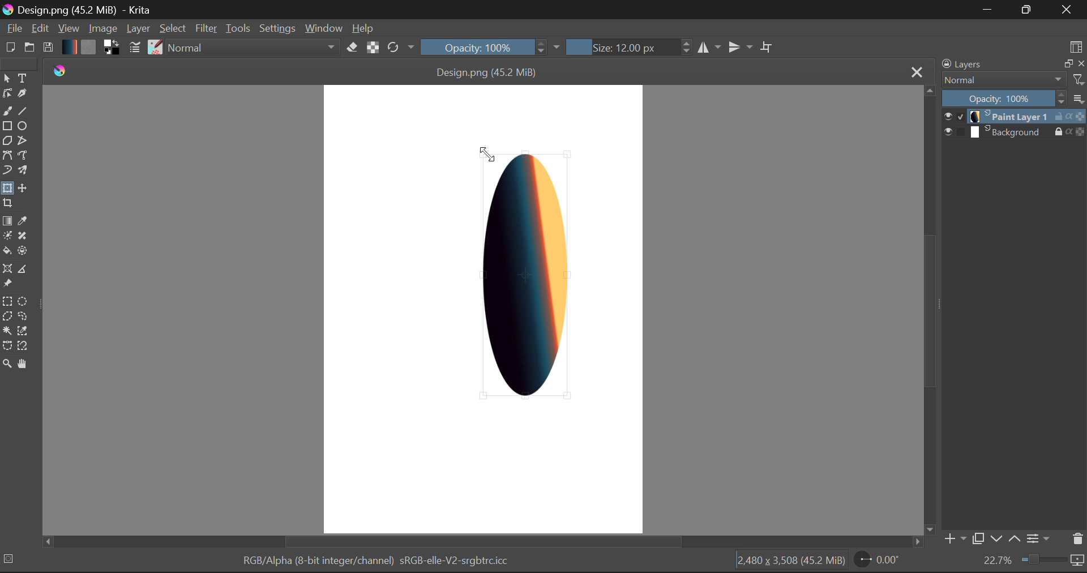  I want to click on Brush Presets, so click(154, 48).